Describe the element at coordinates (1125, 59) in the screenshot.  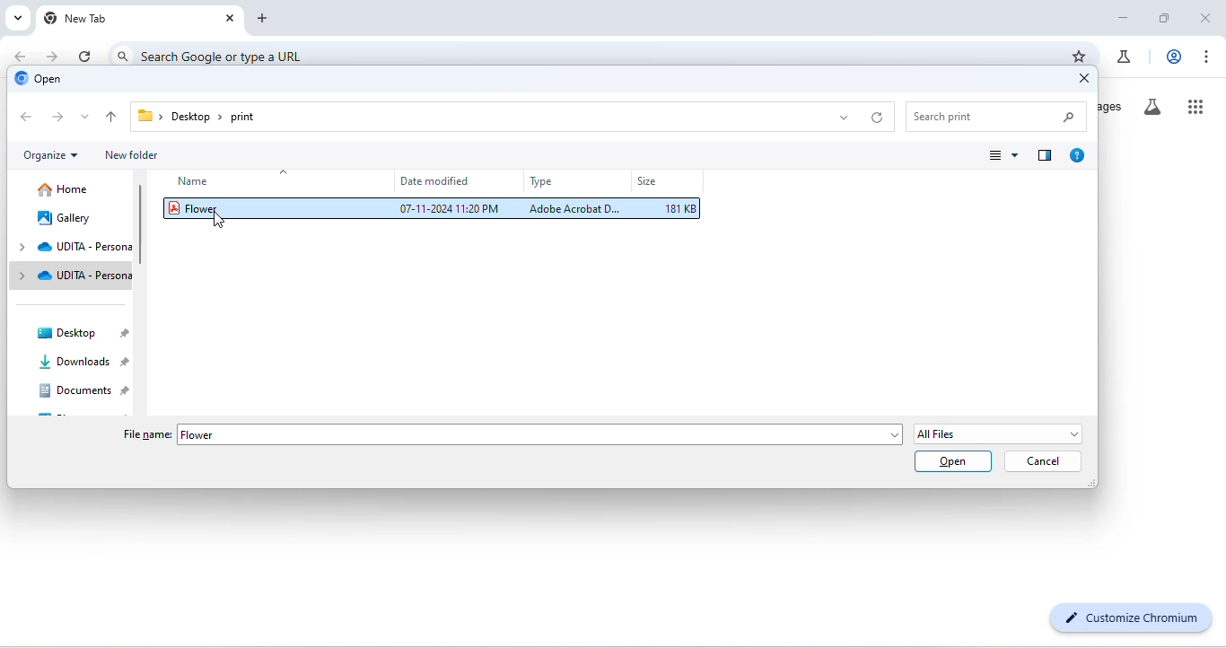
I see `chrome labs` at that location.